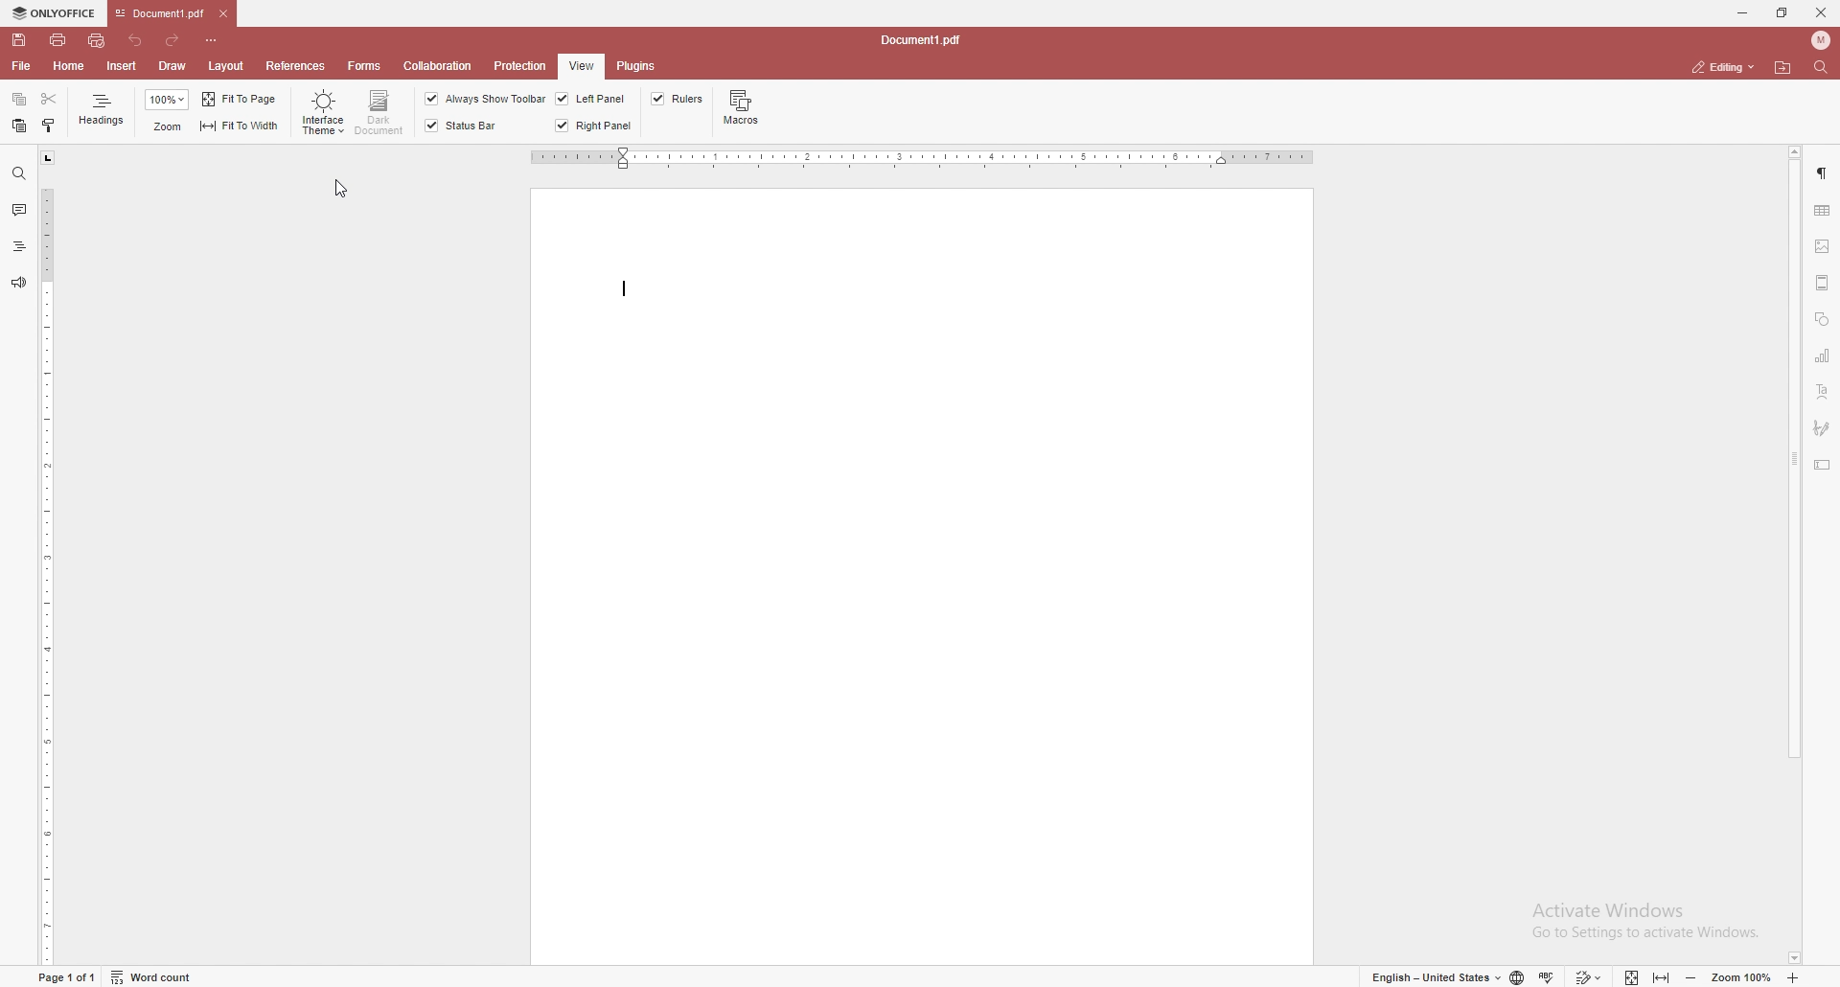 This screenshot has width=1840, height=987. I want to click on header and footer, so click(1821, 283).